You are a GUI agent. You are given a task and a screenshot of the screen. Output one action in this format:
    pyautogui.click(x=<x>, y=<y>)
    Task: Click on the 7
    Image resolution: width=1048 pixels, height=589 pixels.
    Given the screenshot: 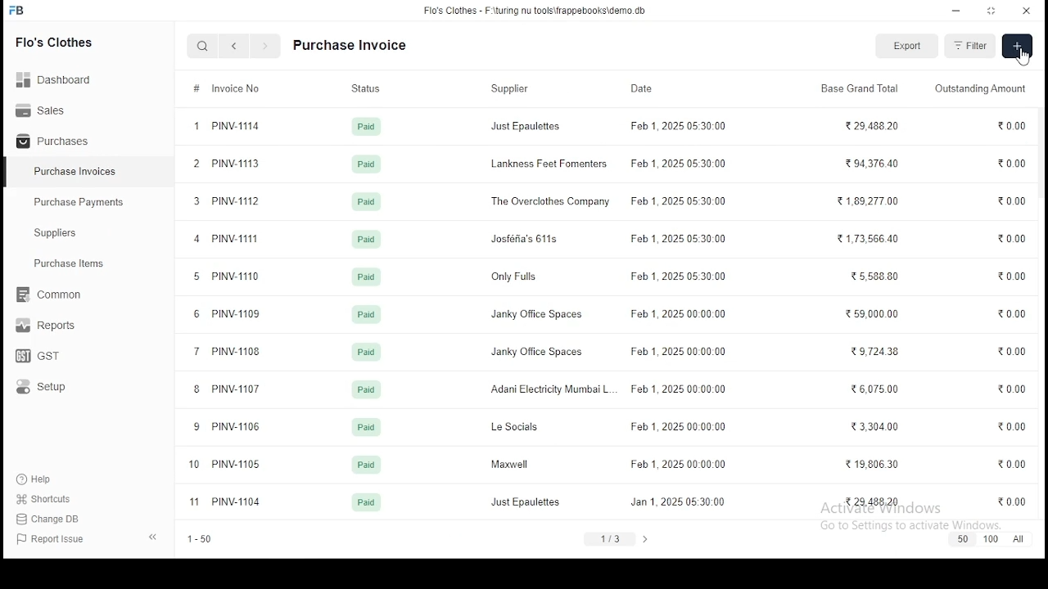 What is the action you would take?
    pyautogui.click(x=198, y=351)
    